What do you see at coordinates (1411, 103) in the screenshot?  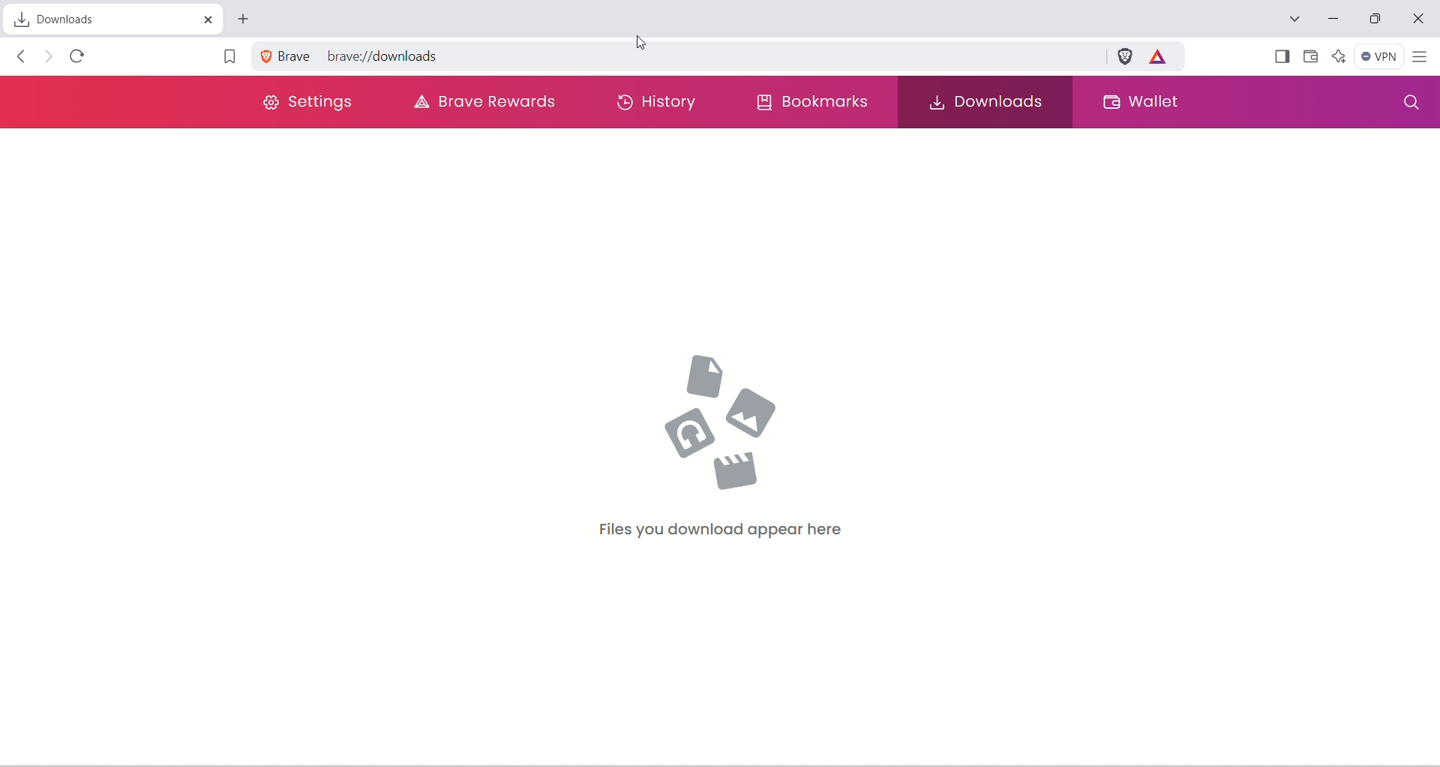 I see `search` at bounding box center [1411, 103].